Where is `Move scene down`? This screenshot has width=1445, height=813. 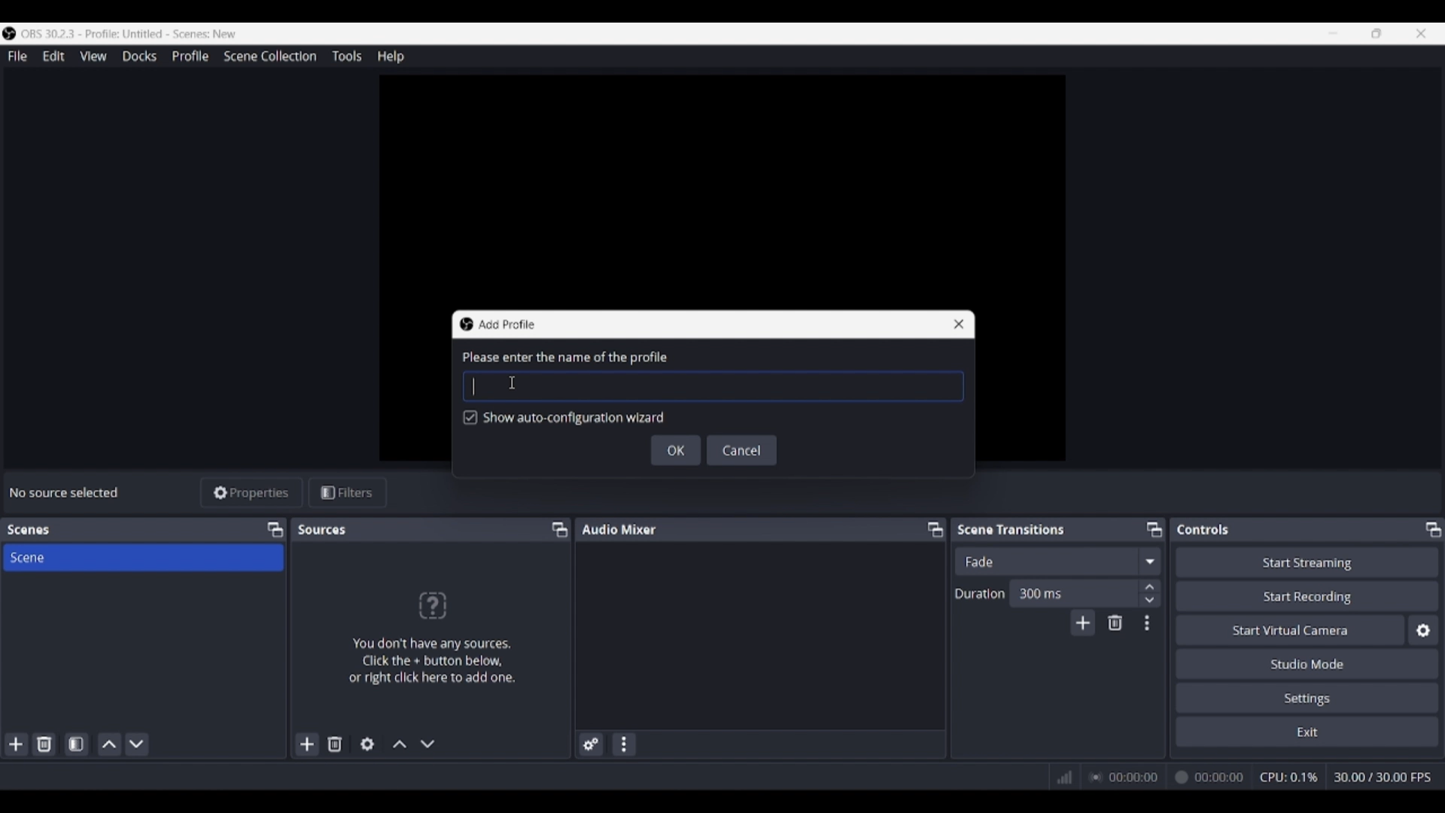
Move scene down is located at coordinates (136, 744).